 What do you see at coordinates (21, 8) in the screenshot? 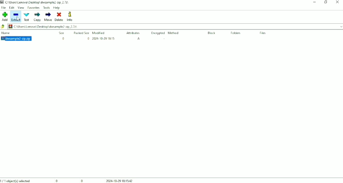
I see `View` at bounding box center [21, 8].